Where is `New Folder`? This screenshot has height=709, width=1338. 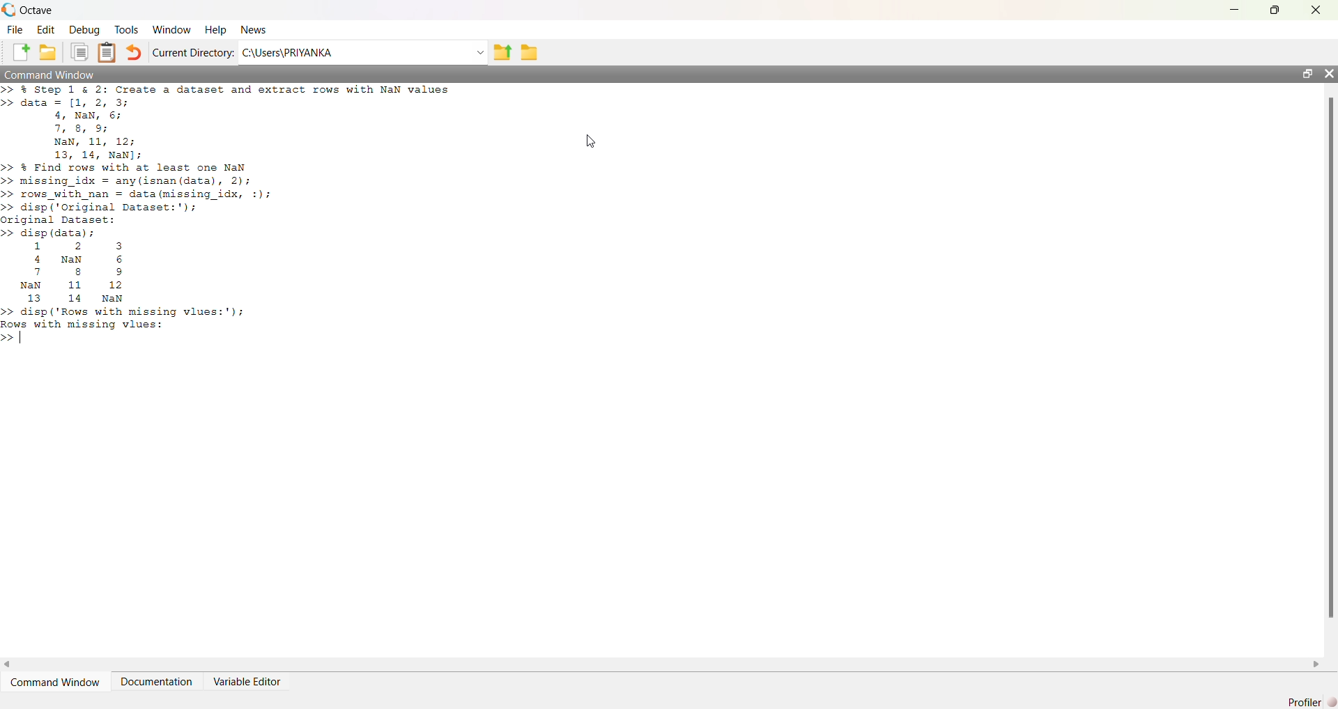
New Folder is located at coordinates (48, 52).